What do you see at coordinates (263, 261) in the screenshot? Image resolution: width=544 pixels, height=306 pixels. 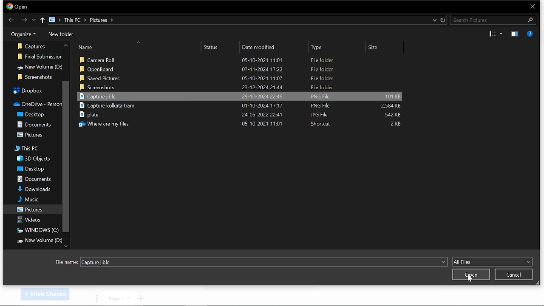 I see `file name` at bounding box center [263, 261].